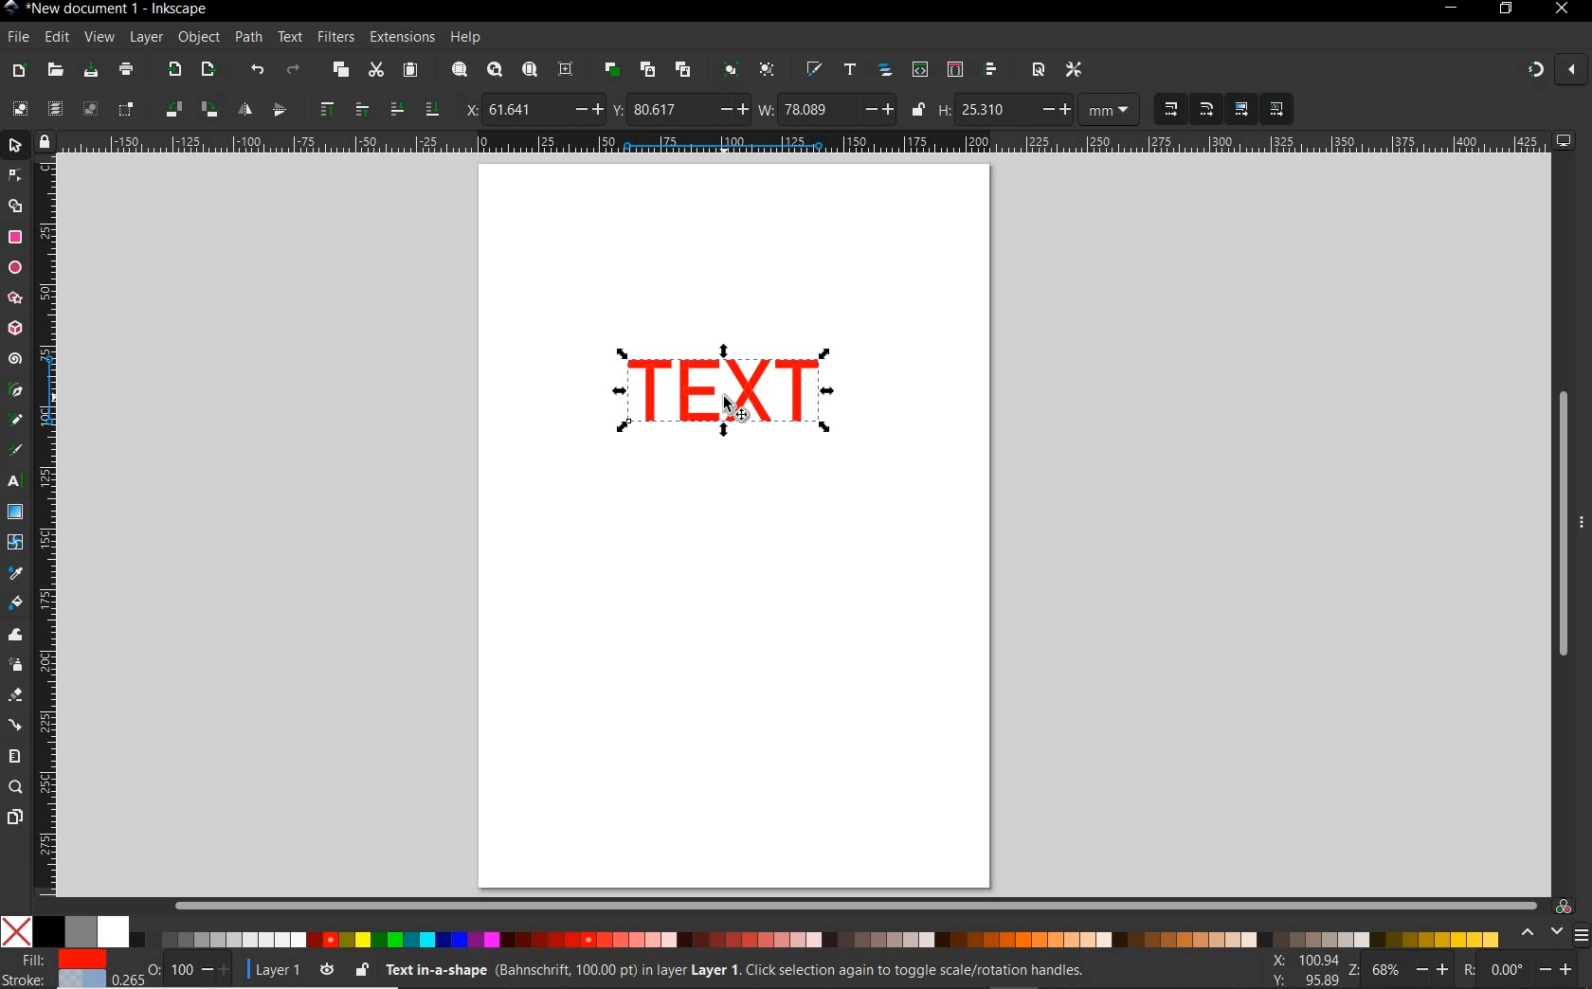 The width and height of the screenshot is (1592, 989). I want to click on gradient tool, so click(15, 512).